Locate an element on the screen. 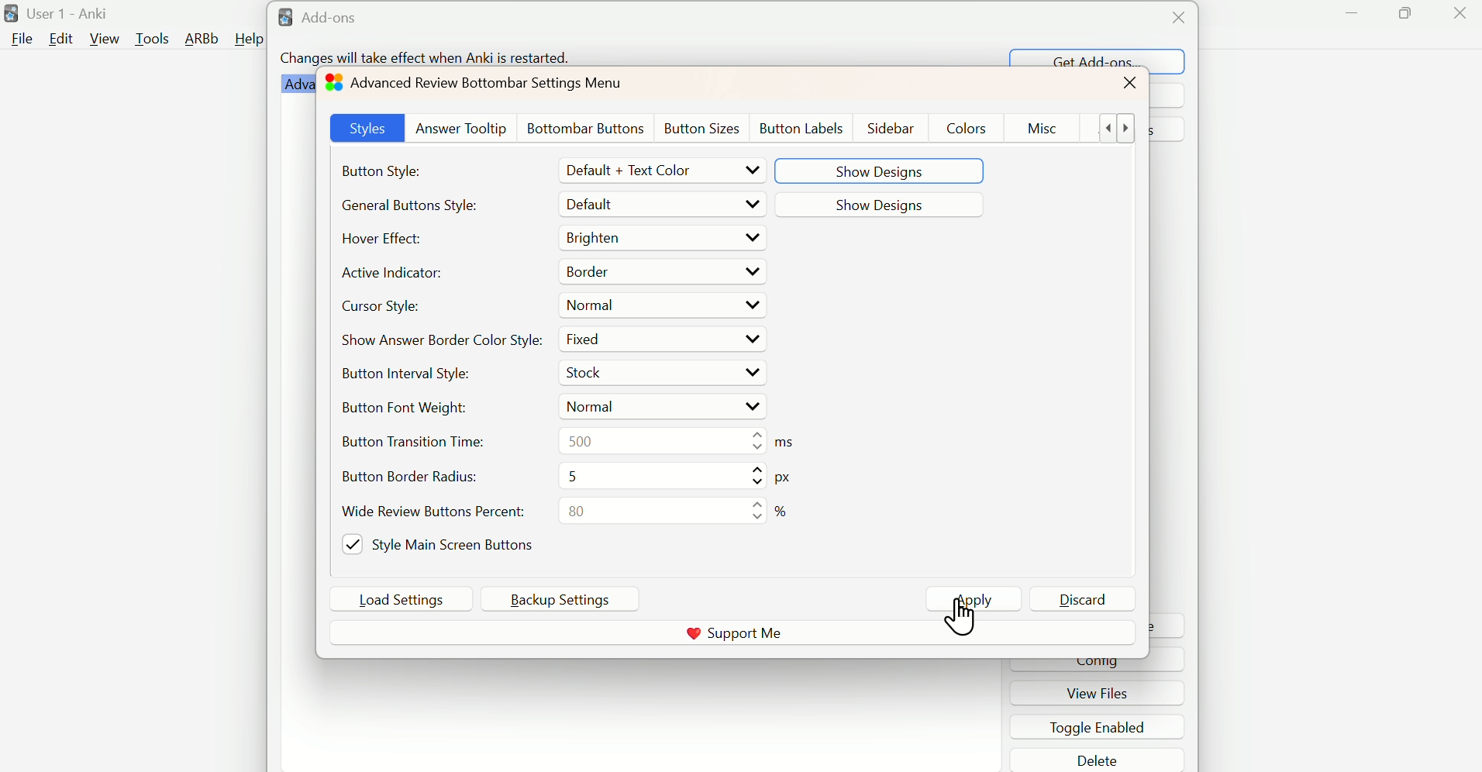 The height and width of the screenshot is (772, 1482). Default + Text Color is located at coordinates (626, 169).